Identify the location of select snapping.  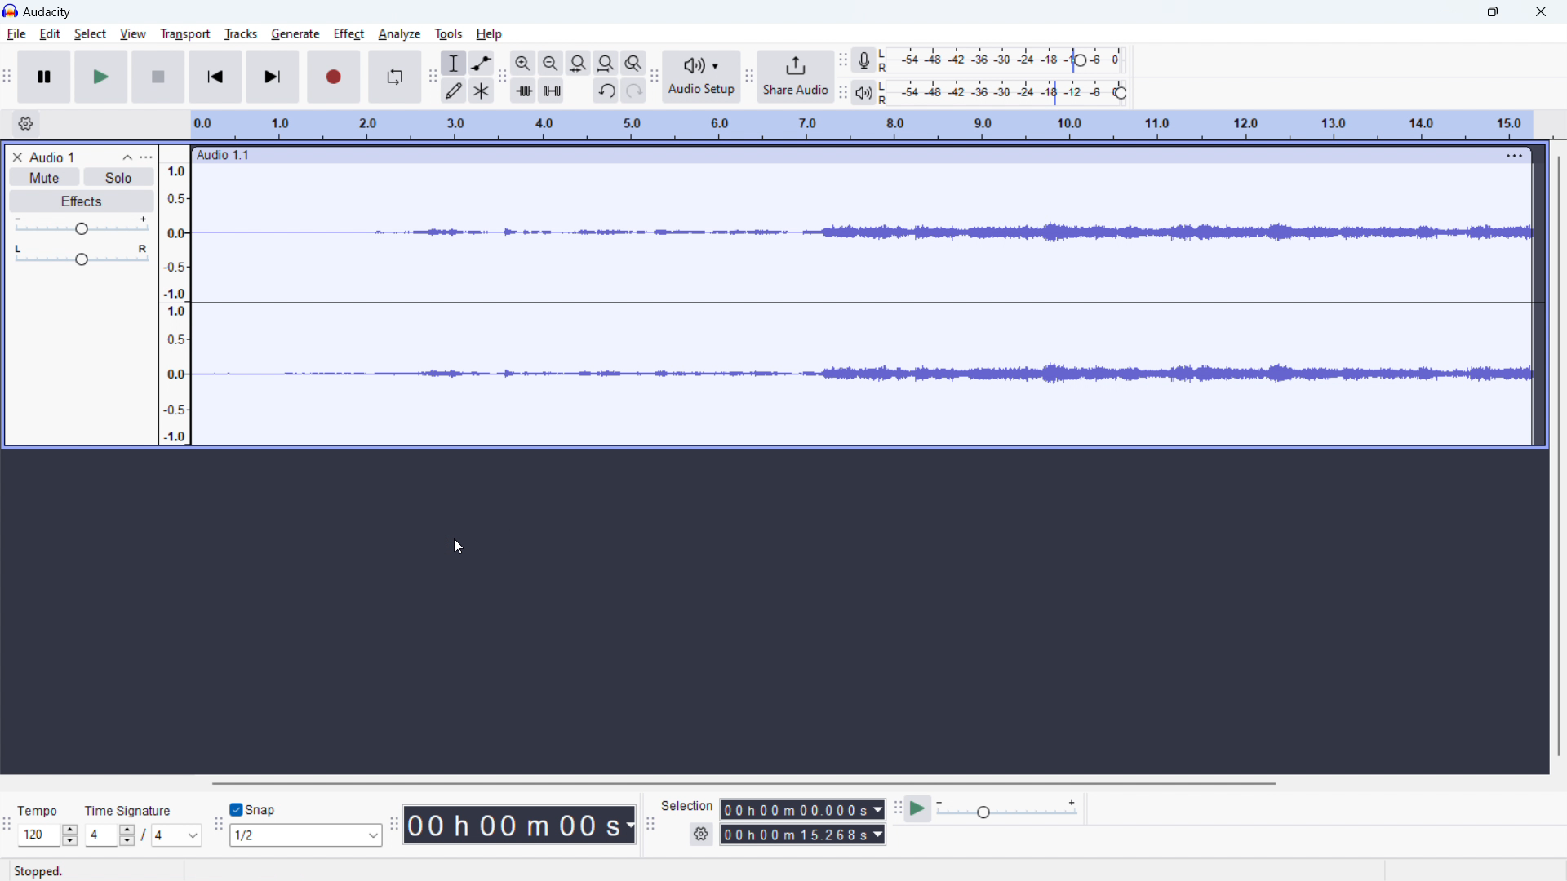
(307, 835).